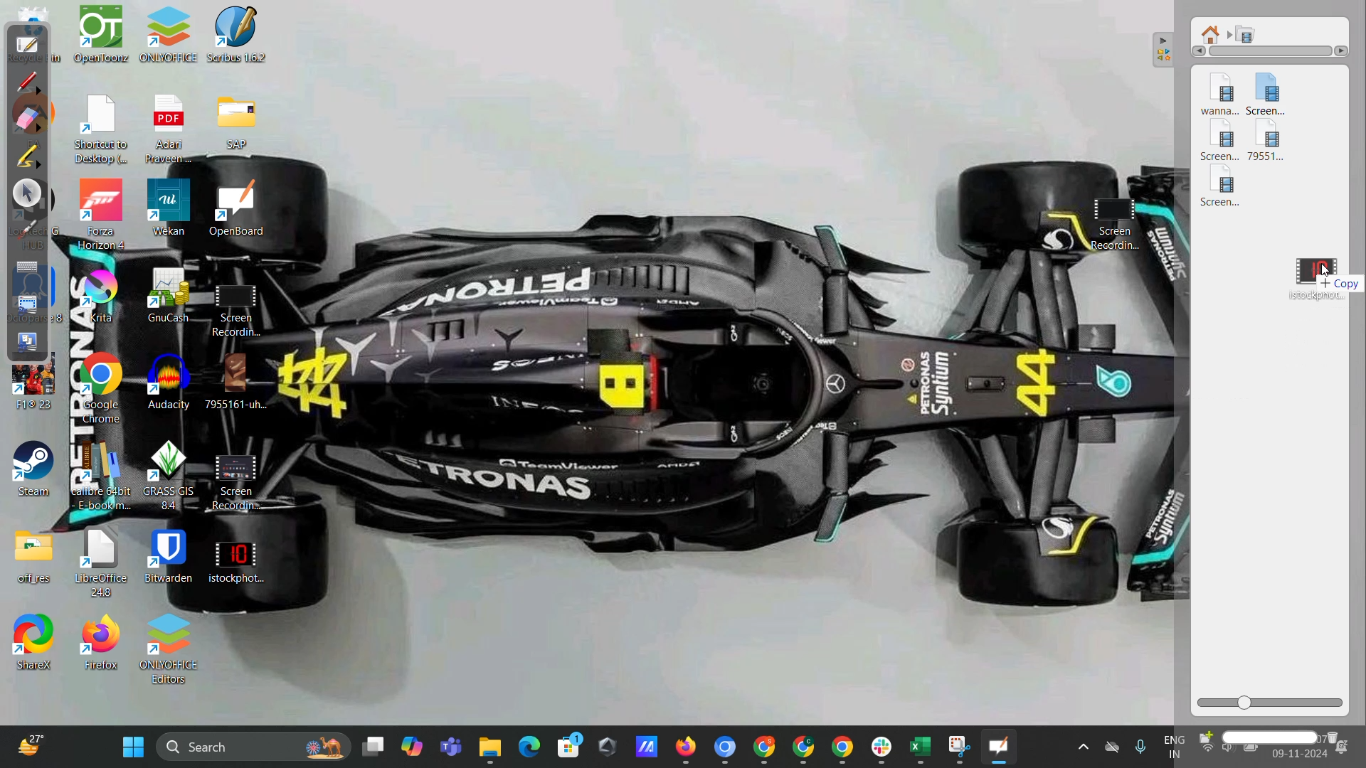 The height and width of the screenshot is (768, 1366). What do you see at coordinates (1277, 96) in the screenshot?
I see `video 2` at bounding box center [1277, 96].